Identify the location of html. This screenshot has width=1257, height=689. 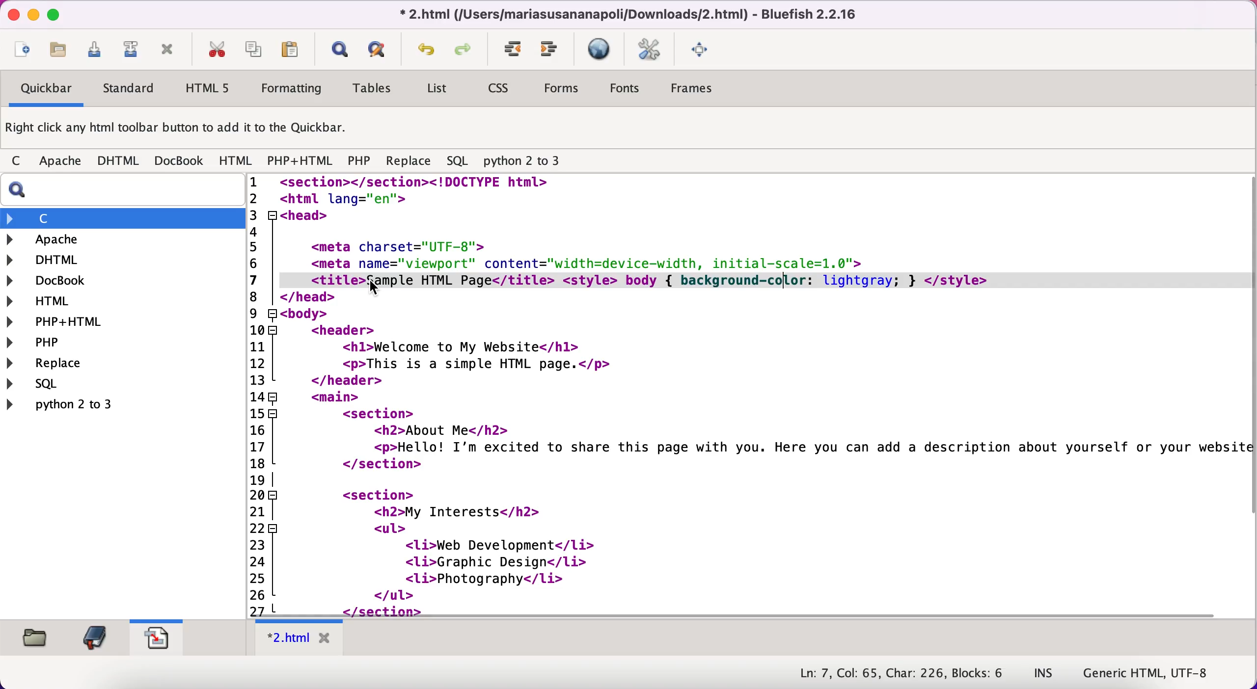
(237, 161).